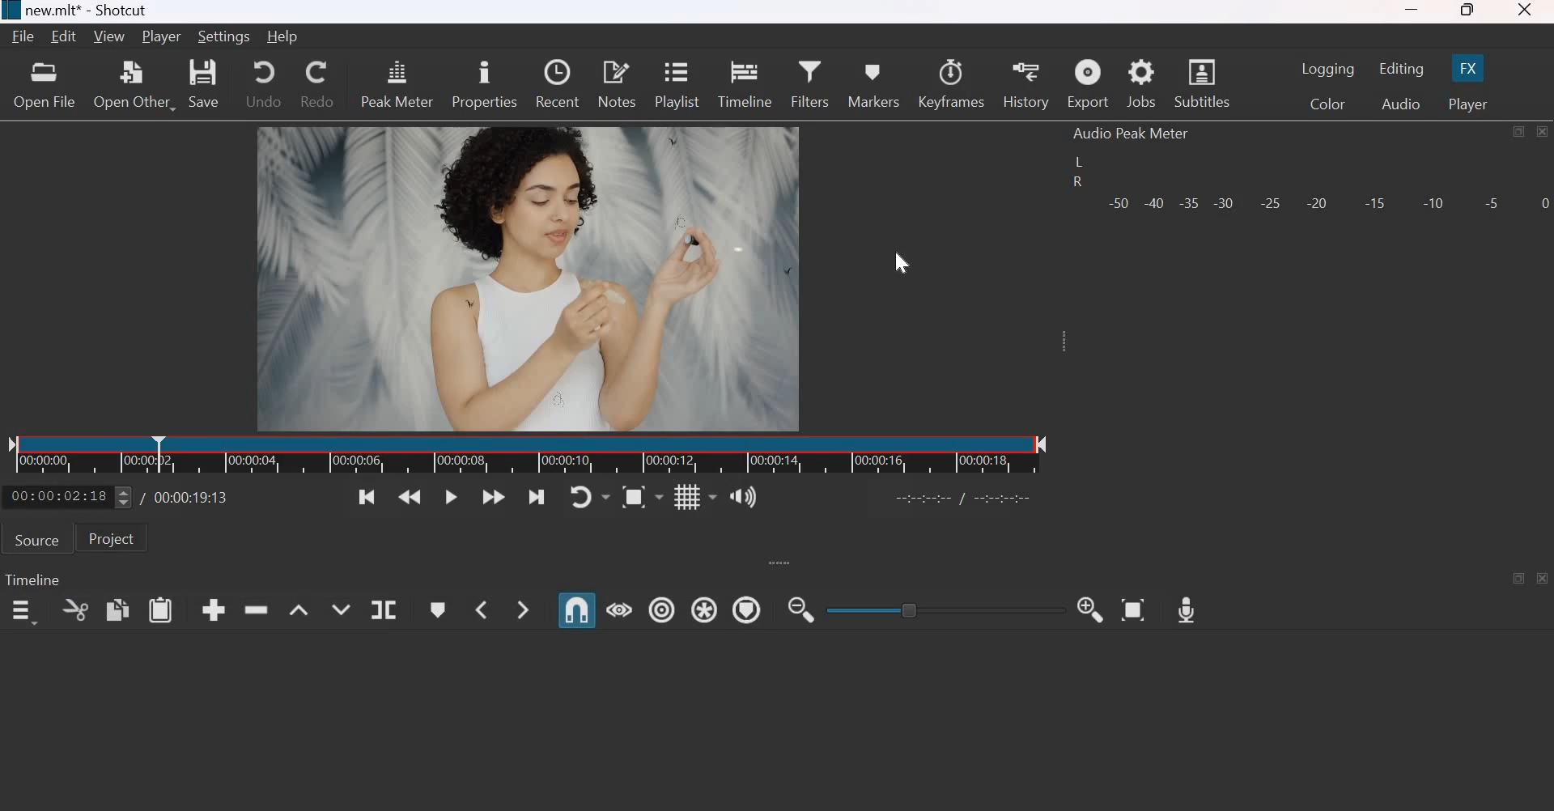 The image size is (1554, 811). What do you see at coordinates (1400, 69) in the screenshot?
I see `Editing` at bounding box center [1400, 69].